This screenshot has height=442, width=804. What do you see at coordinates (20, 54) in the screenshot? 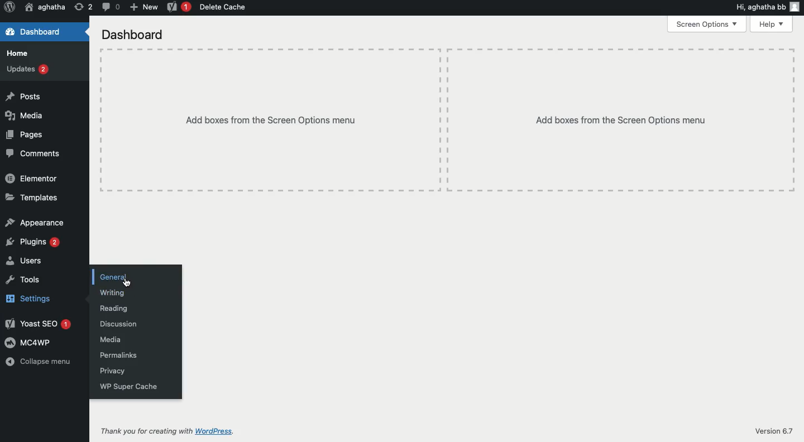
I see `Home` at bounding box center [20, 54].